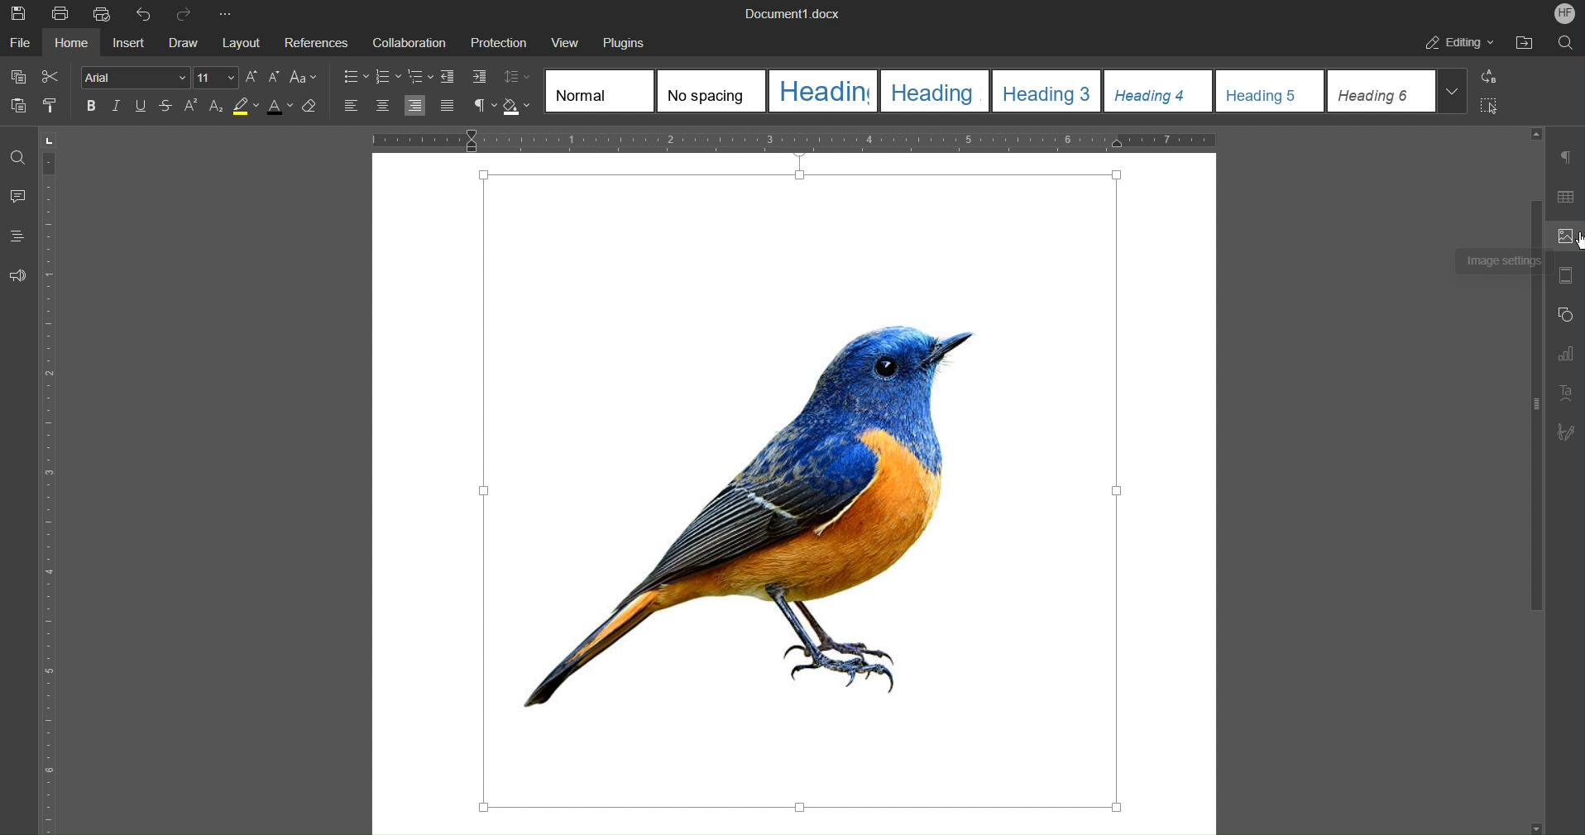 This screenshot has width=1585, height=835. I want to click on Text Art, so click(1565, 392).